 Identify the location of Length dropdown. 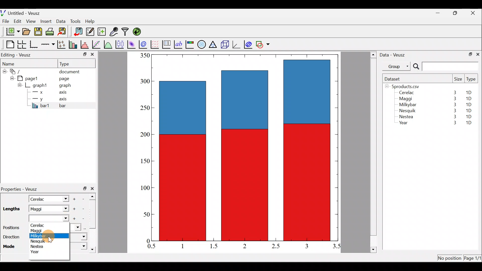
(63, 198).